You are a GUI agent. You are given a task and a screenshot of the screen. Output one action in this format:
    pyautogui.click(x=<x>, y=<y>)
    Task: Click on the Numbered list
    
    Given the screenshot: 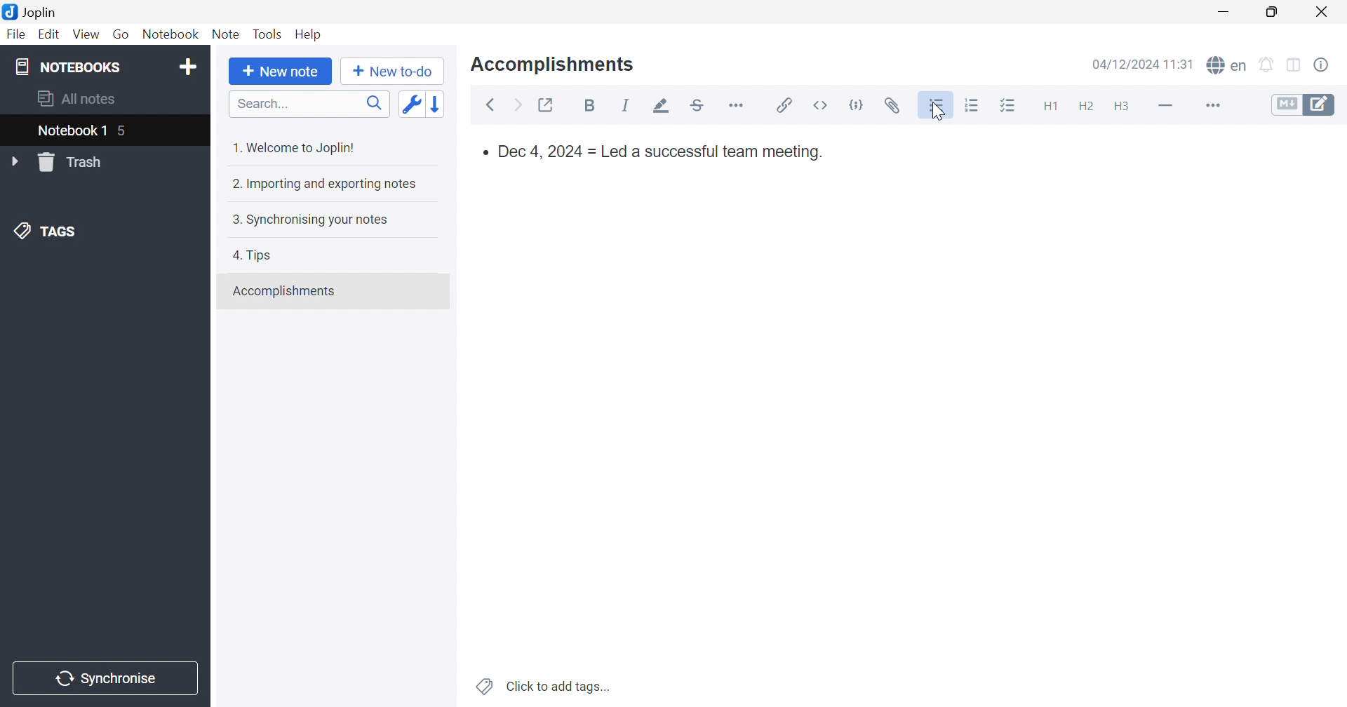 What is the action you would take?
    pyautogui.click(x=971, y=105)
    